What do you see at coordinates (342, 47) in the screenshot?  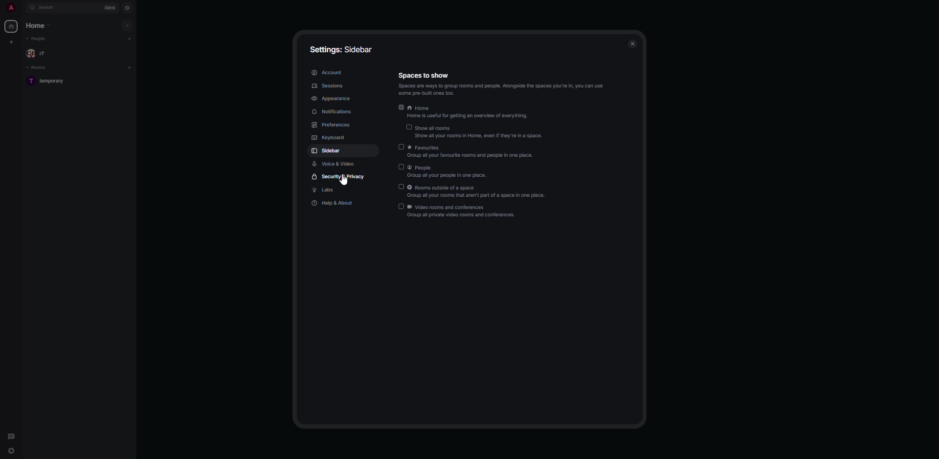 I see `settings: sidebar` at bounding box center [342, 47].